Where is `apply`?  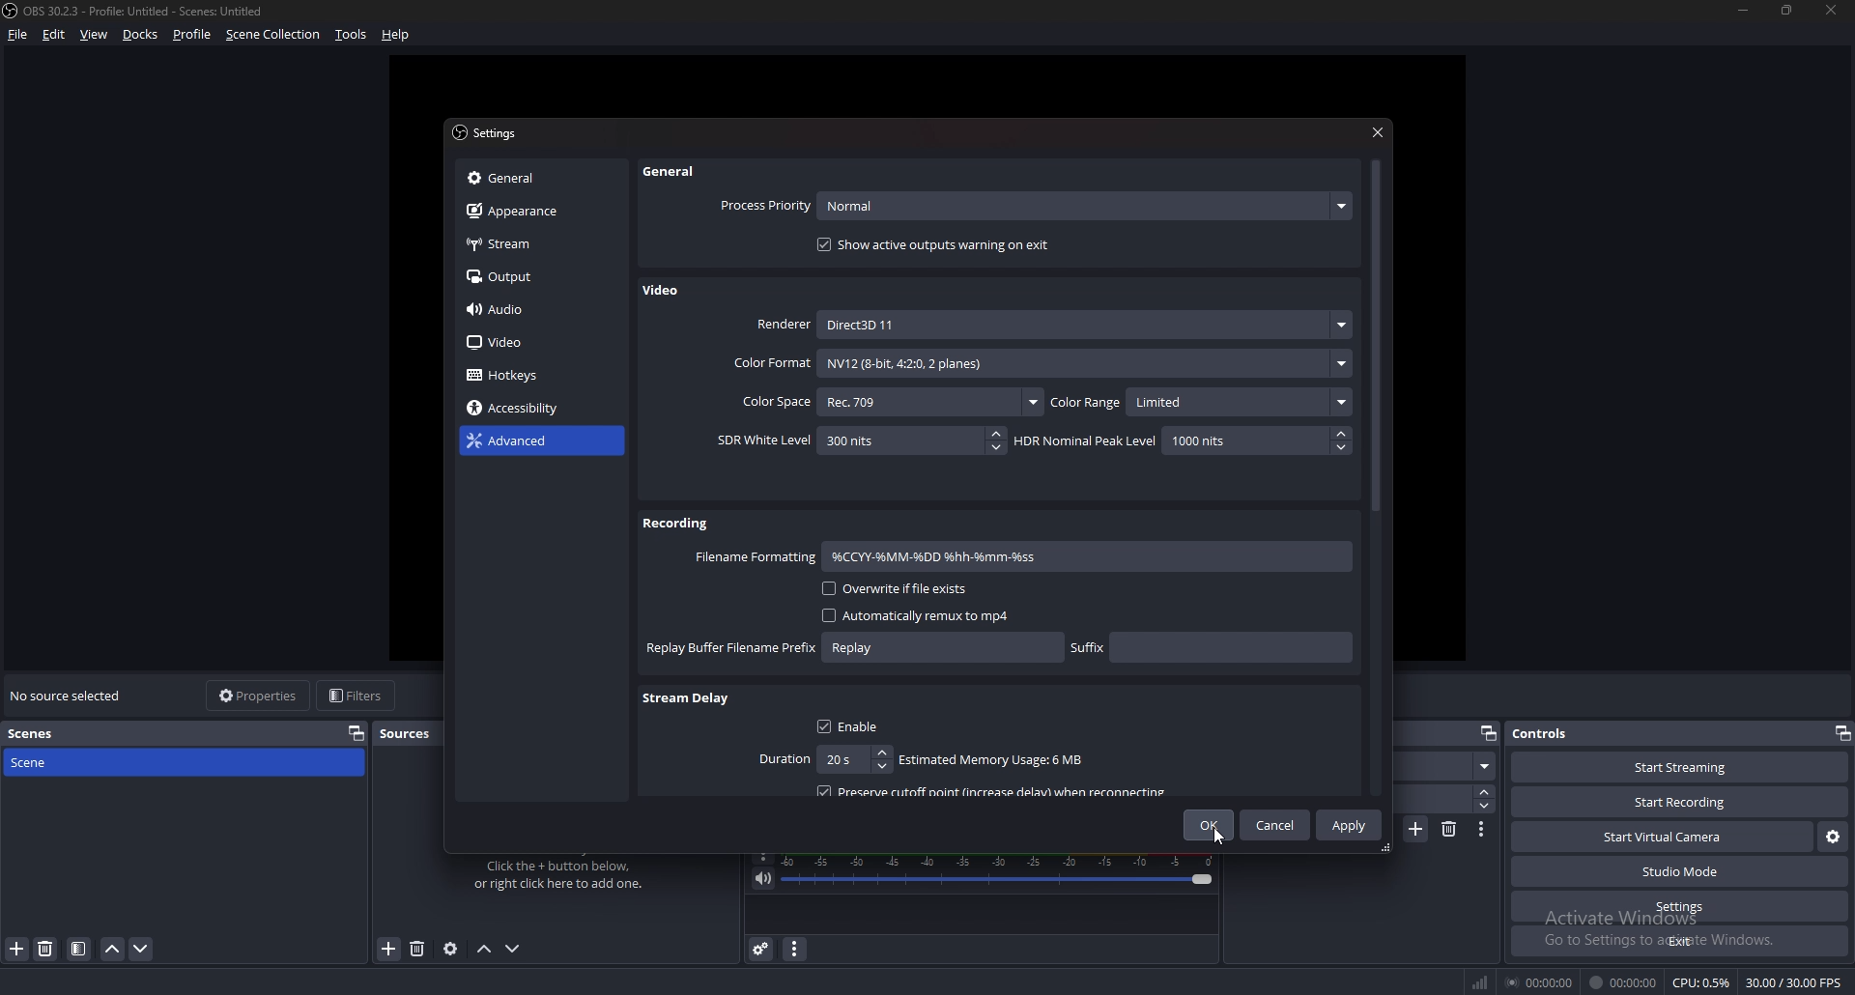
apply is located at coordinates (1349, 824).